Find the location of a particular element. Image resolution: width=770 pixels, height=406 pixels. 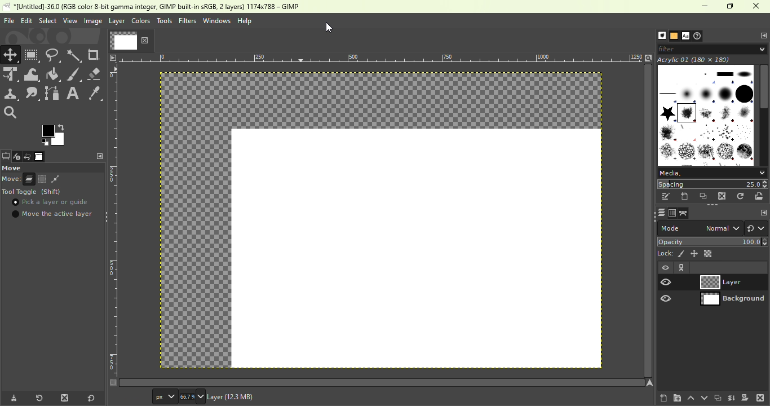

Text tool is located at coordinates (73, 92).